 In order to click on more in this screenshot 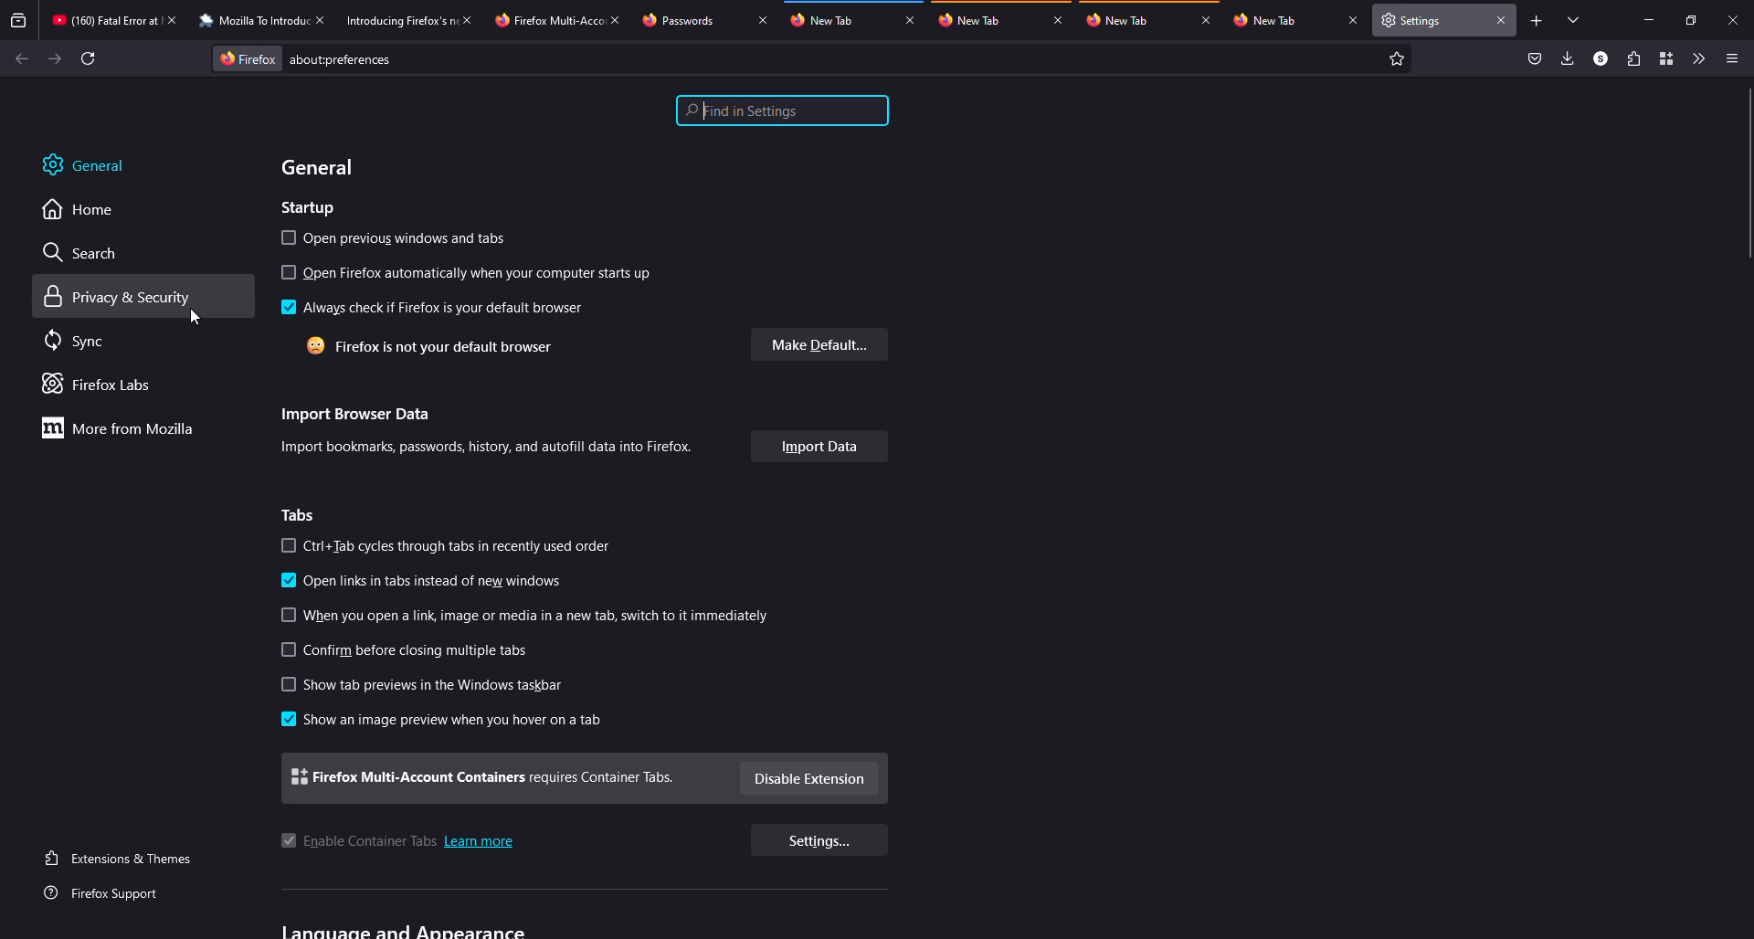, I will do `click(123, 427)`.